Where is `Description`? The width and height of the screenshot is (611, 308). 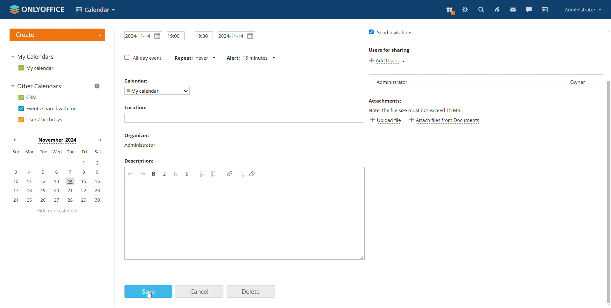
Description is located at coordinates (138, 161).